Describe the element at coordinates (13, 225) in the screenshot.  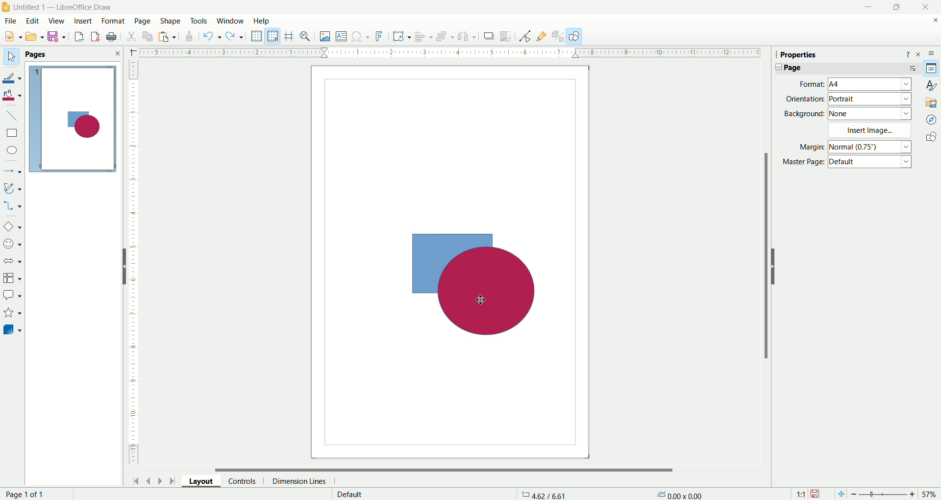
I see `basic shapes` at that location.